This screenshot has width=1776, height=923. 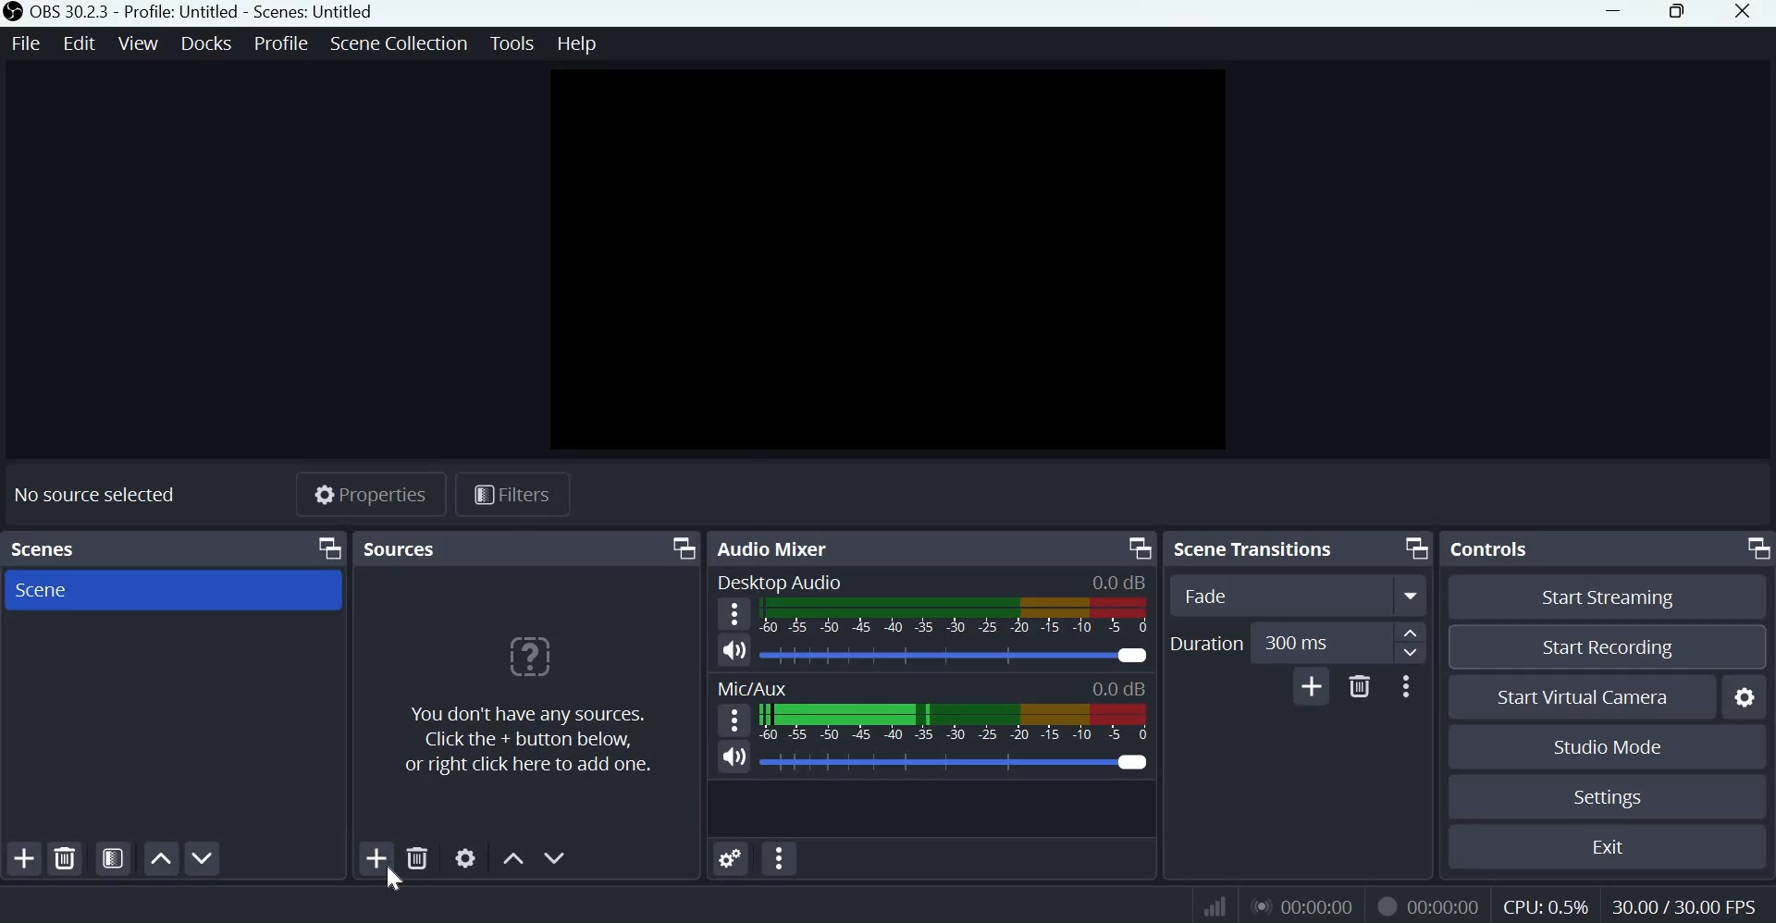 I want to click on Add source(s), so click(x=379, y=855).